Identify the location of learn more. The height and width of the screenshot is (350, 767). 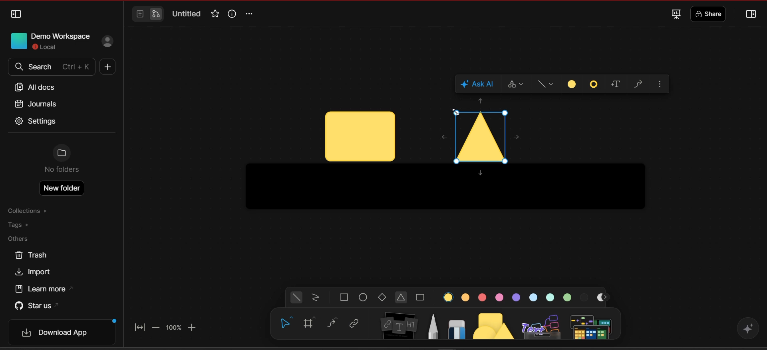
(46, 289).